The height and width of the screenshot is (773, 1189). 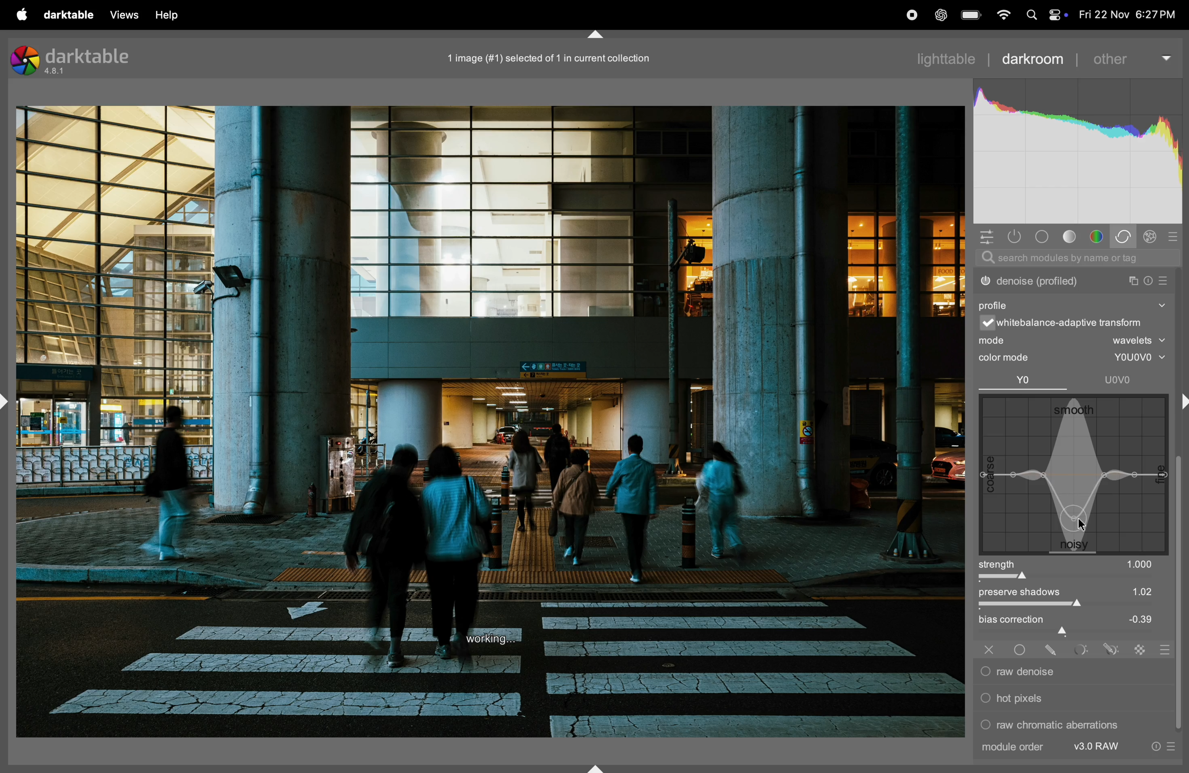 What do you see at coordinates (1147, 281) in the screenshot?
I see `reset` at bounding box center [1147, 281].